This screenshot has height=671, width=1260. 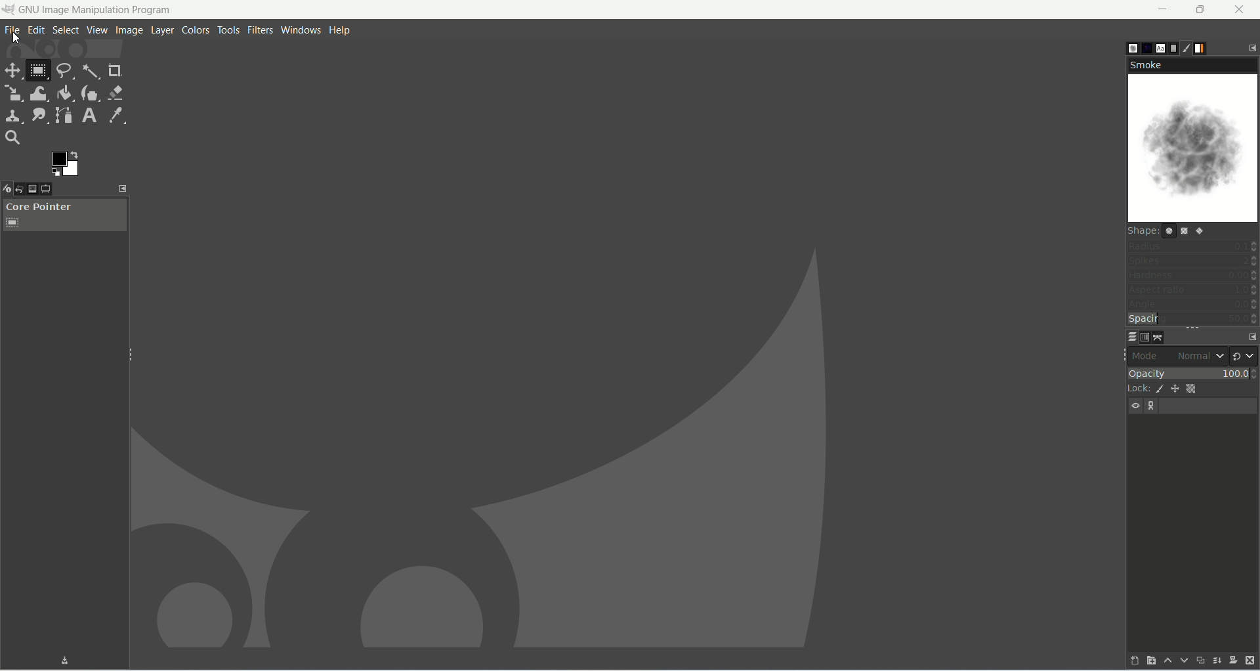 I want to click on smoke, so click(x=1192, y=65).